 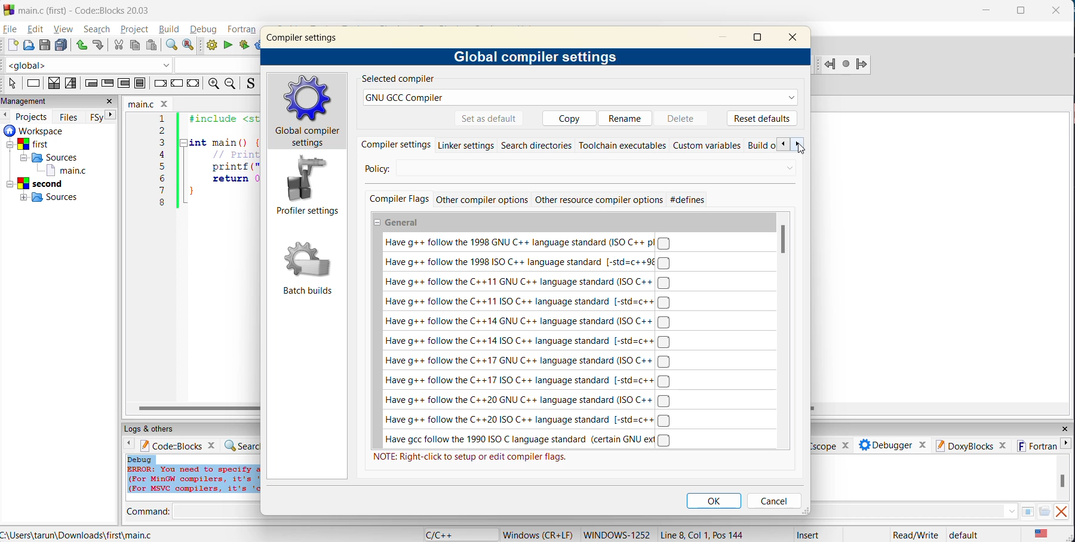 What do you see at coordinates (170, 30) in the screenshot?
I see `build` at bounding box center [170, 30].